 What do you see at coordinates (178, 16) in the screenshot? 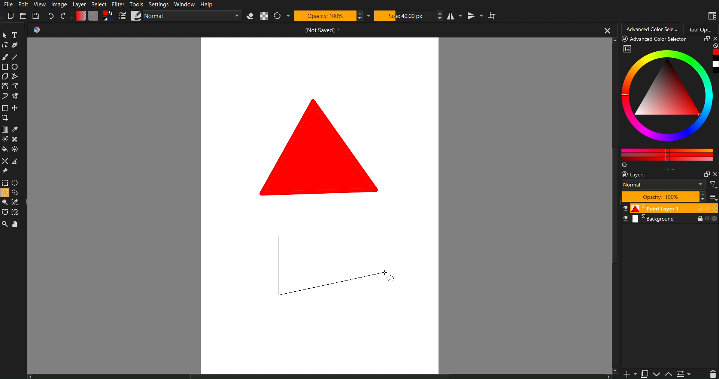
I see `Brush Settings` at bounding box center [178, 16].